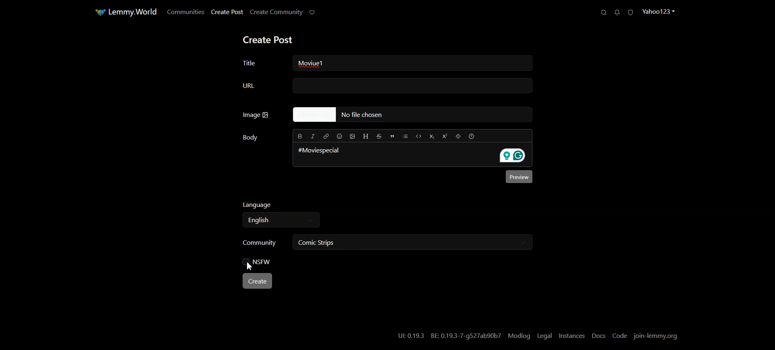 This screenshot has width=775, height=350. I want to click on Image, so click(256, 115).